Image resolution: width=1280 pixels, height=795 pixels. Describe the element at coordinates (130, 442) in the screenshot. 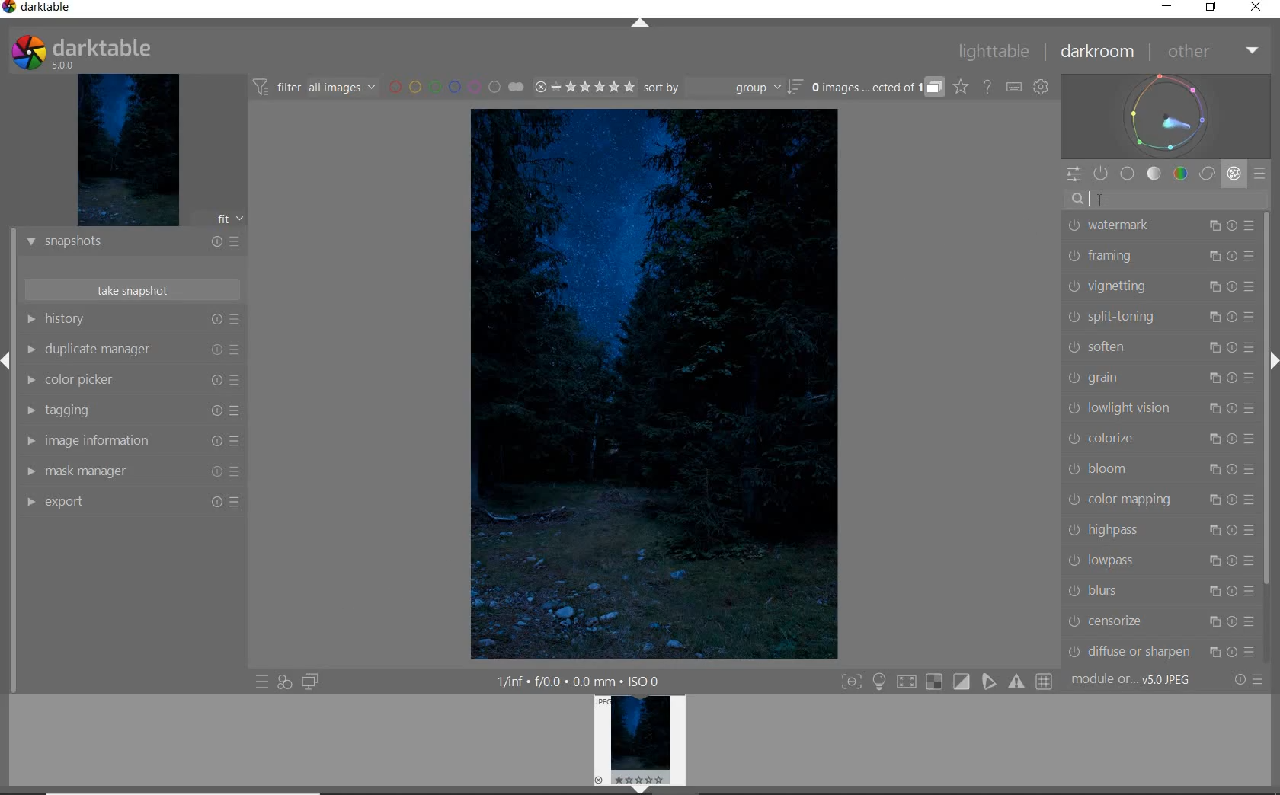

I see `IMAGE INFORMATION` at that location.